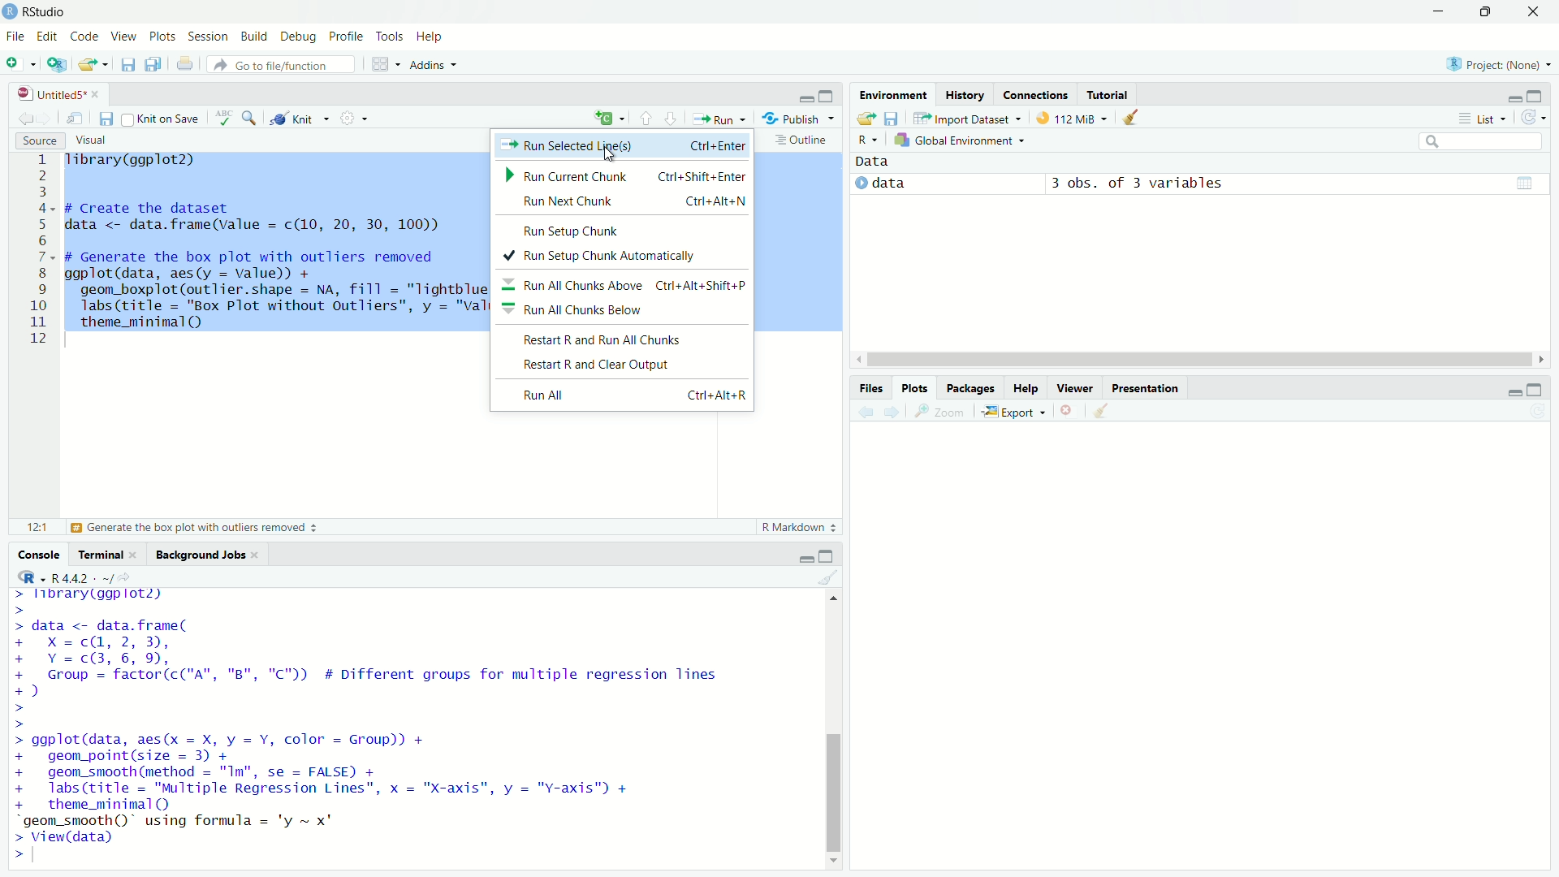 Image resolution: width=1559 pixels, height=877 pixels. What do you see at coordinates (1505, 97) in the screenshot?
I see `minimise` at bounding box center [1505, 97].